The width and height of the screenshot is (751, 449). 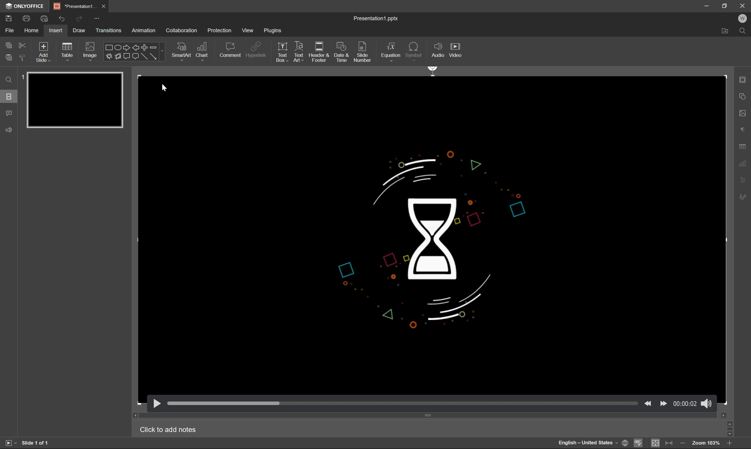 I want to click on plugins, so click(x=275, y=31).